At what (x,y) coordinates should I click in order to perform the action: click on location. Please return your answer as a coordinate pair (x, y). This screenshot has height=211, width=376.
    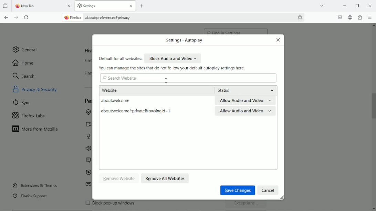
    Looking at the image, I should click on (87, 113).